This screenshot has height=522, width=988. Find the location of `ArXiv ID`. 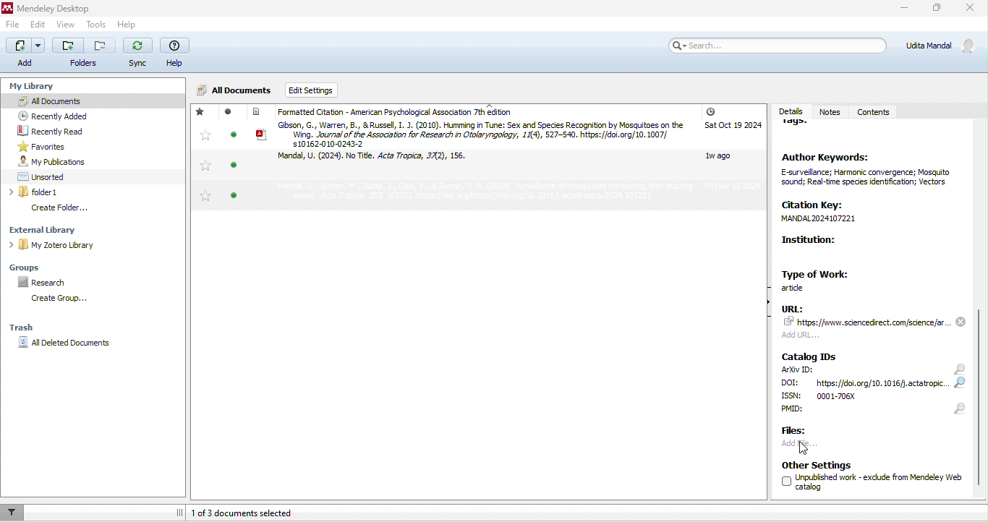

ArXiv ID is located at coordinates (797, 370).